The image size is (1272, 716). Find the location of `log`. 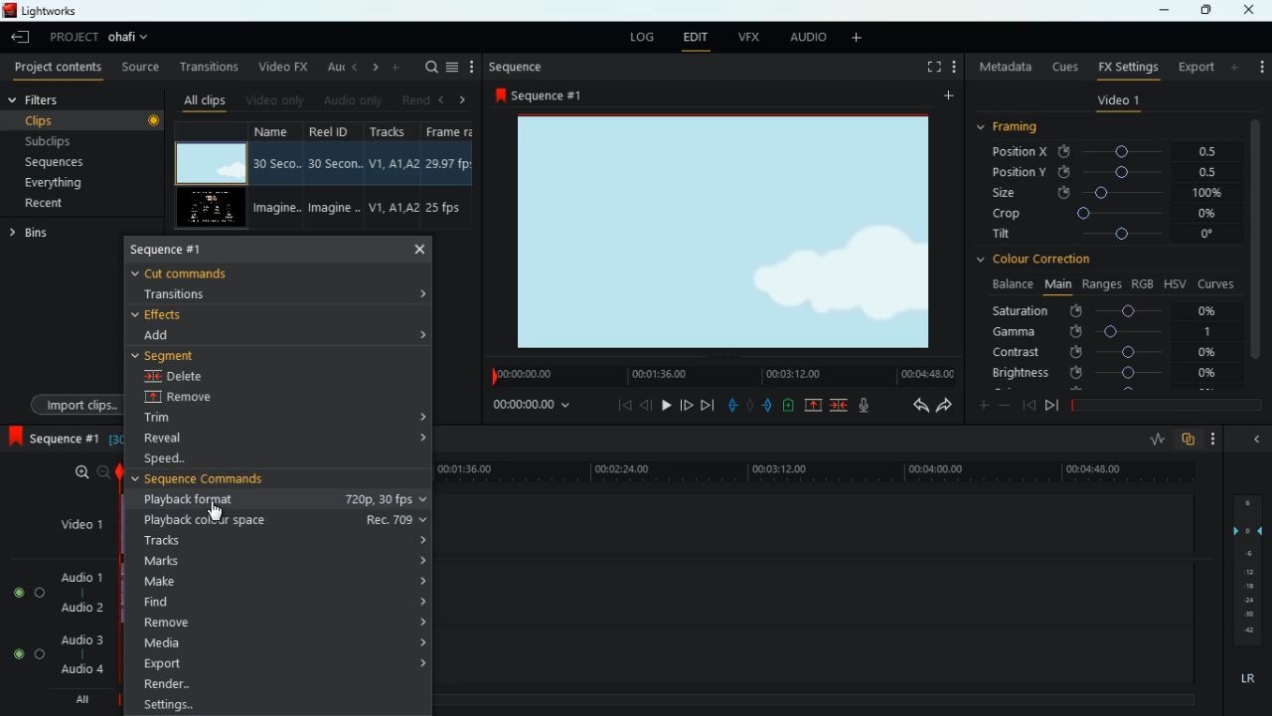

log is located at coordinates (638, 40).